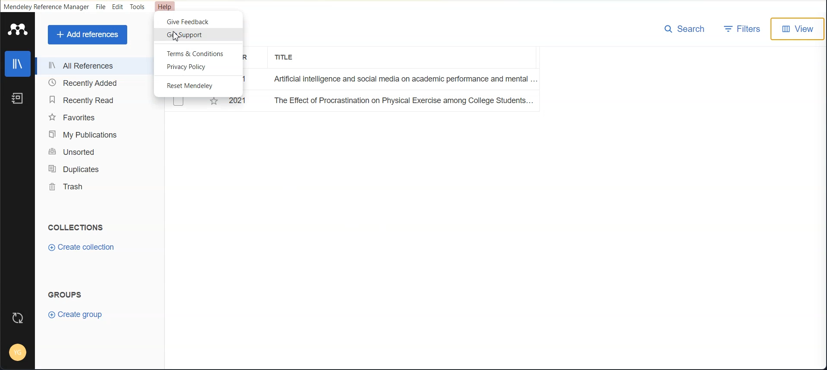 Image resolution: width=827 pixels, height=370 pixels. Describe the element at coordinates (76, 228) in the screenshot. I see `Text` at that location.